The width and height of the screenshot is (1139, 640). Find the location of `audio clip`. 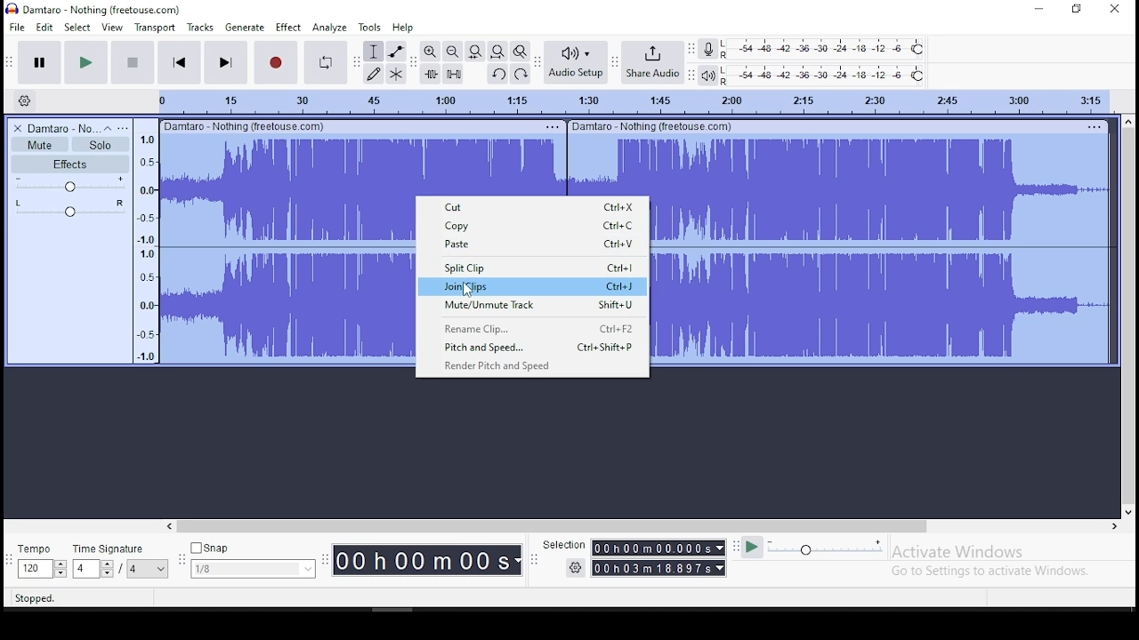

audio clip is located at coordinates (882, 248).